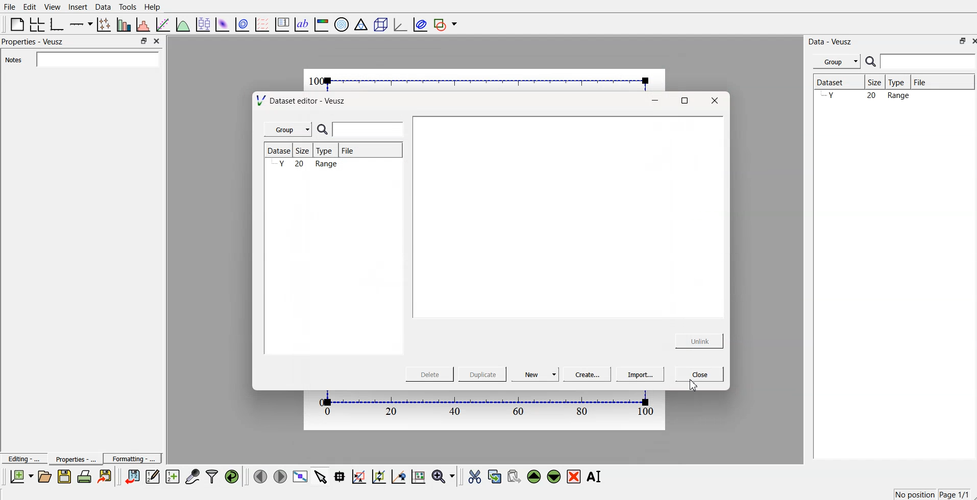 The height and width of the screenshot is (500, 977). What do you see at coordinates (700, 341) in the screenshot?
I see `Unlink` at bounding box center [700, 341].